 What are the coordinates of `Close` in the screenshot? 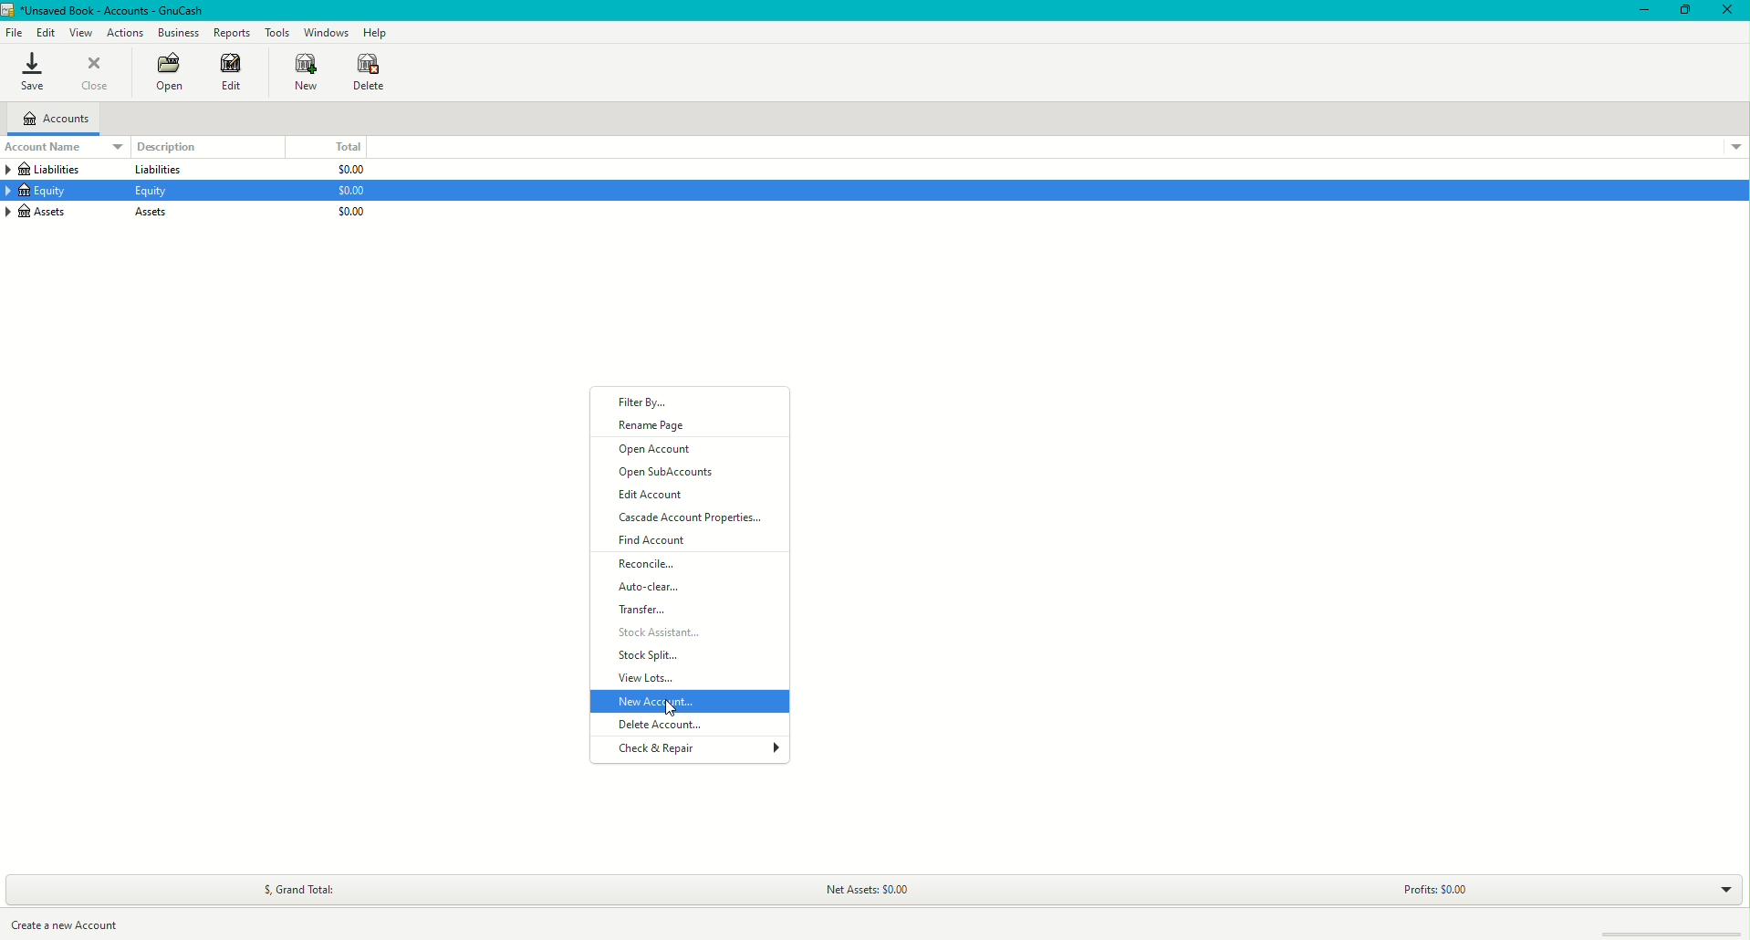 It's located at (1729, 12).